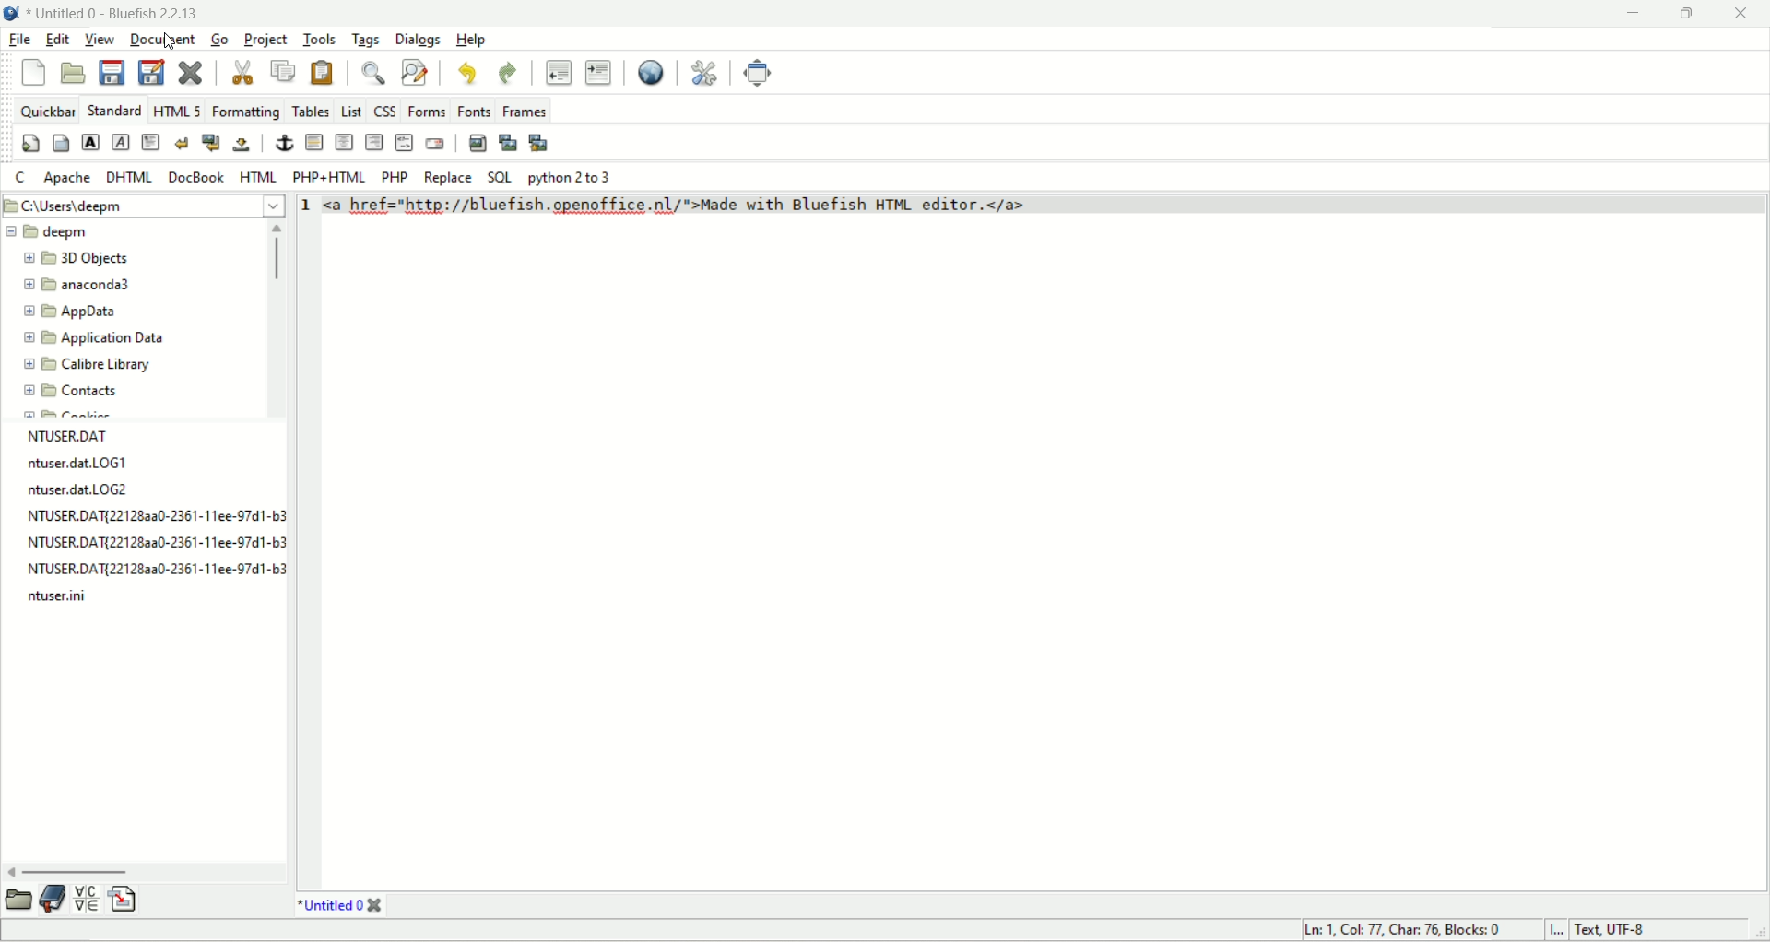 This screenshot has width=1770, height=942. I want to click on PHP, so click(396, 177).